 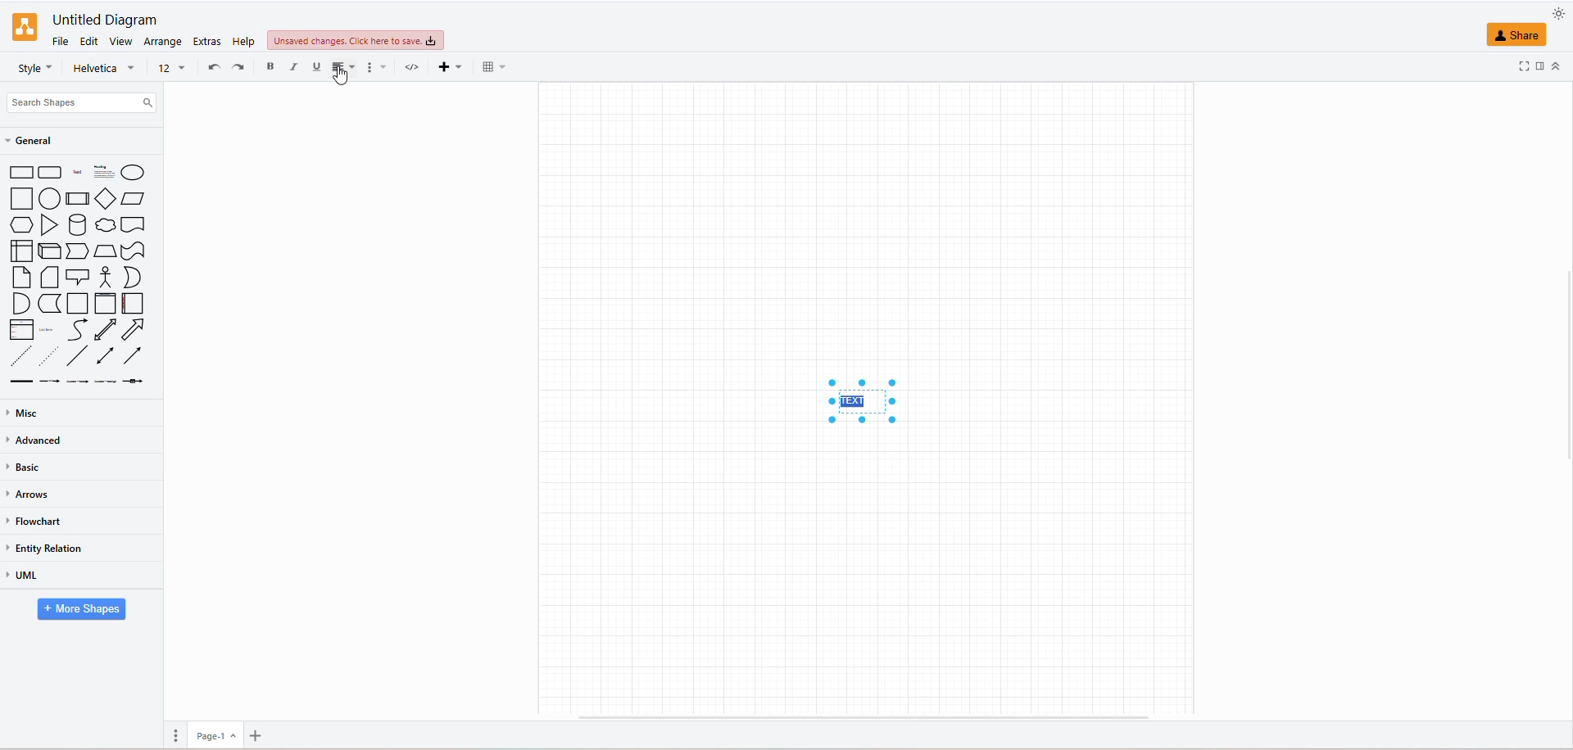 I want to click on underline, so click(x=316, y=66).